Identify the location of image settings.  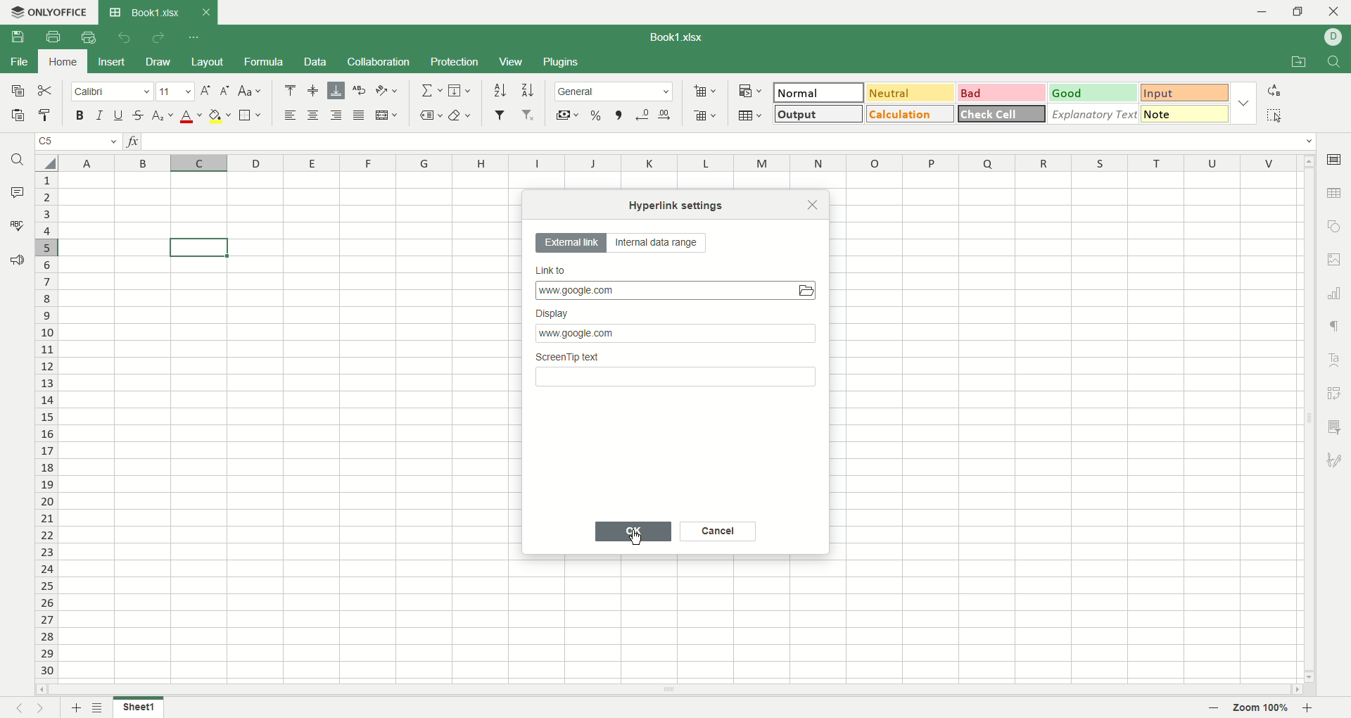
(1335, 259).